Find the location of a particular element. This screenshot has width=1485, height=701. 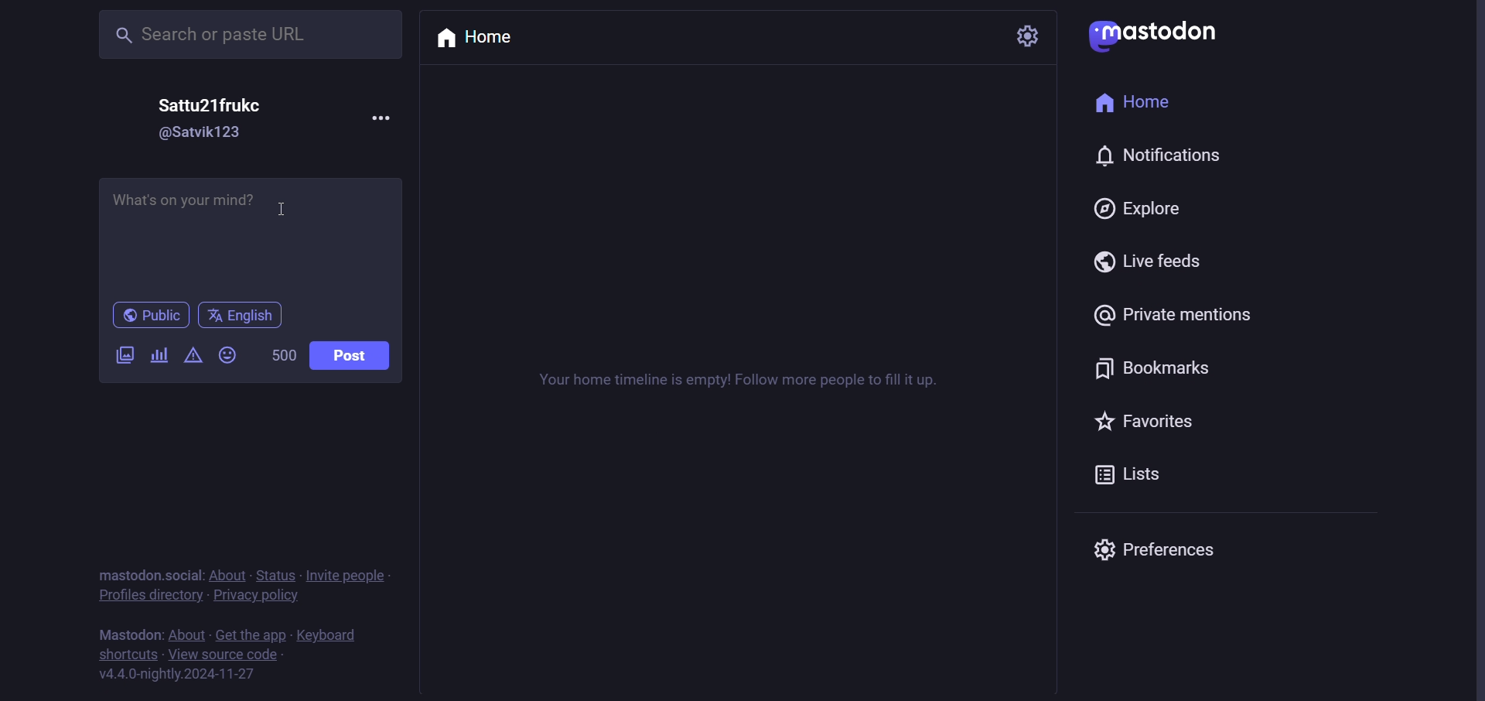

bookmarks is located at coordinates (1154, 371).